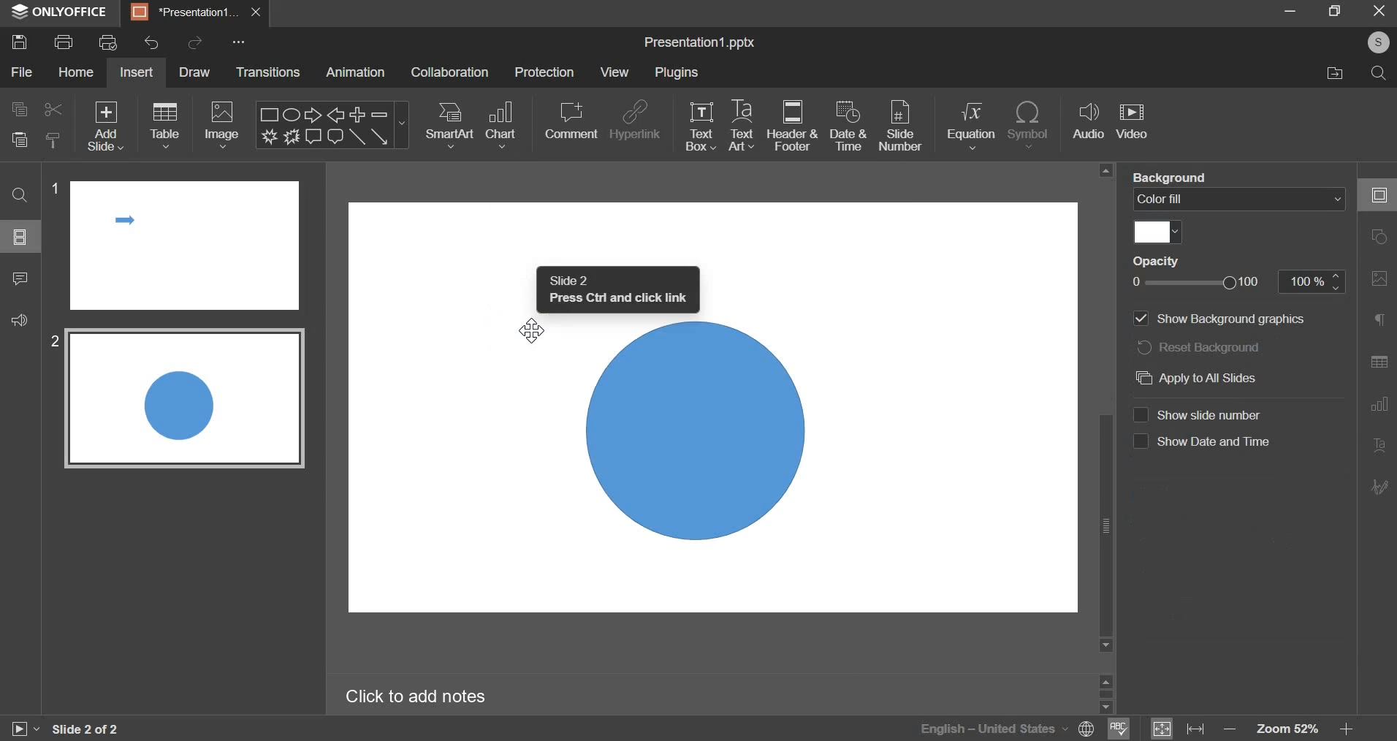  What do you see at coordinates (52, 189) in the screenshot?
I see `1` at bounding box center [52, 189].